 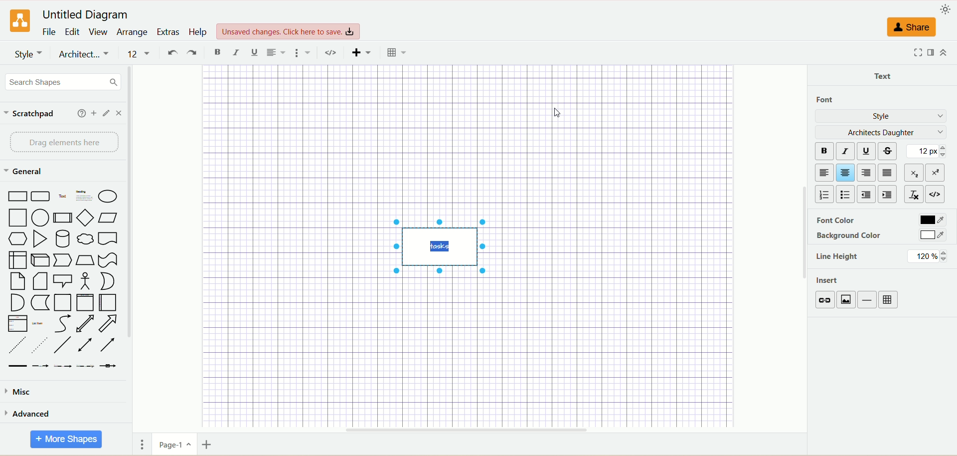 What do you see at coordinates (108, 366) in the screenshot?
I see `Arrow with Node` at bounding box center [108, 366].